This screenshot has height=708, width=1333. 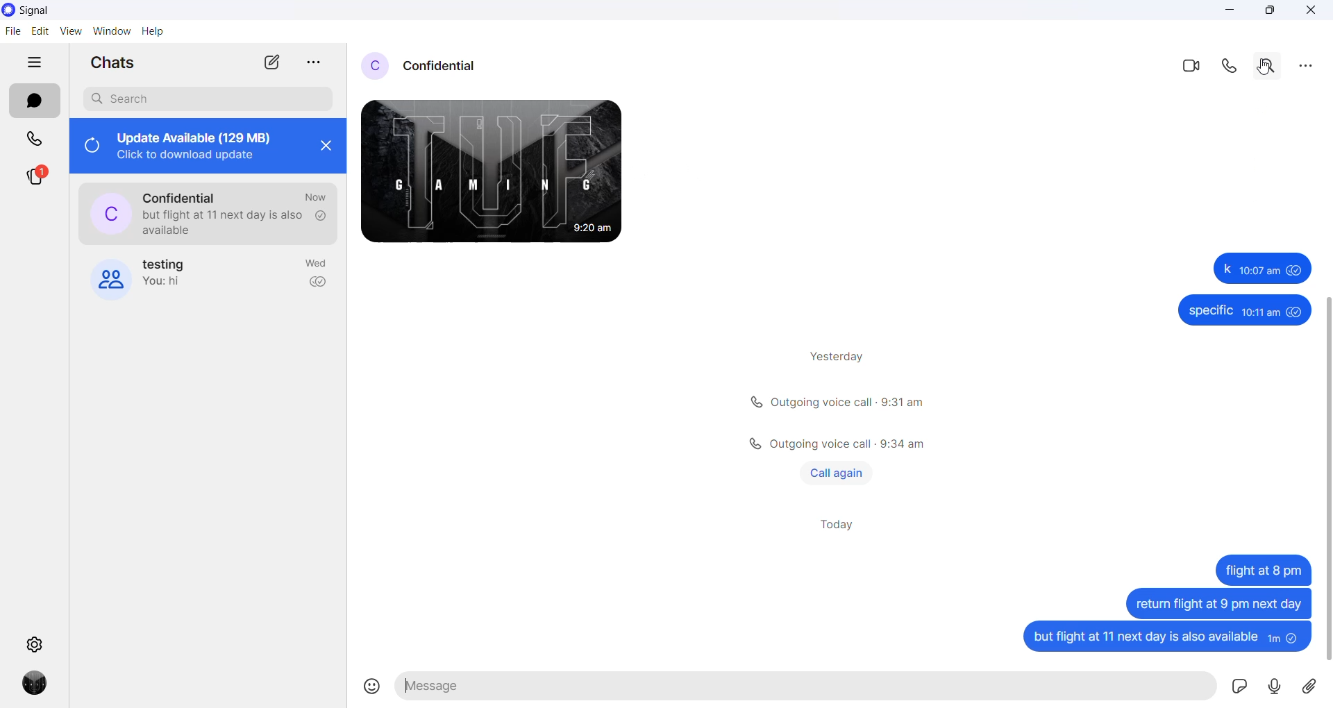 I want to click on search chat, so click(x=207, y=99).